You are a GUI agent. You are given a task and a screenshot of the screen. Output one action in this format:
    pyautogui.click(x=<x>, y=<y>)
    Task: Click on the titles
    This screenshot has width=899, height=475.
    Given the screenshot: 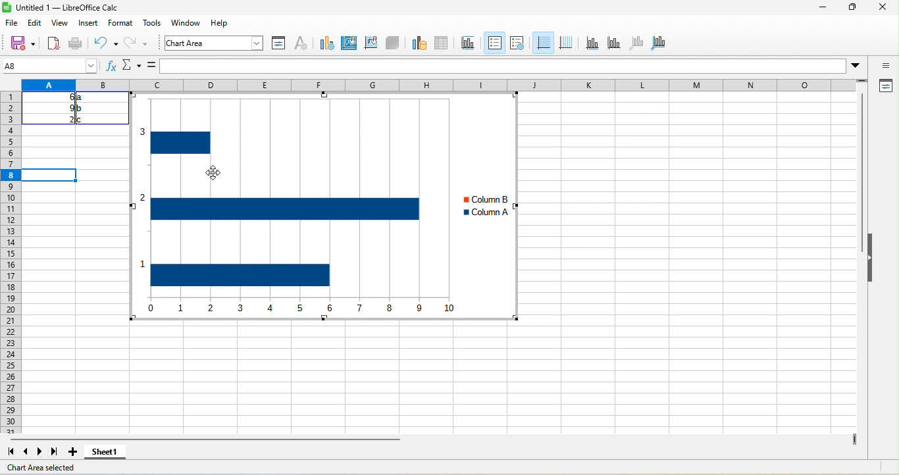 What is the action you would take?
    pyautogui.click(x=468, y=44)
    